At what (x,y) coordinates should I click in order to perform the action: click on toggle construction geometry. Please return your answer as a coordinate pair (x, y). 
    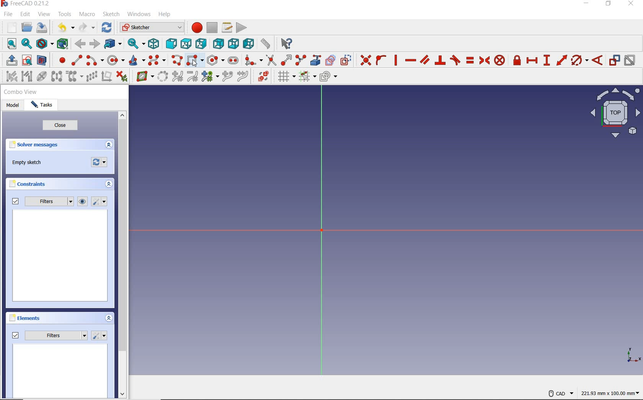
    Looking at the image, I should click on (346, 60).